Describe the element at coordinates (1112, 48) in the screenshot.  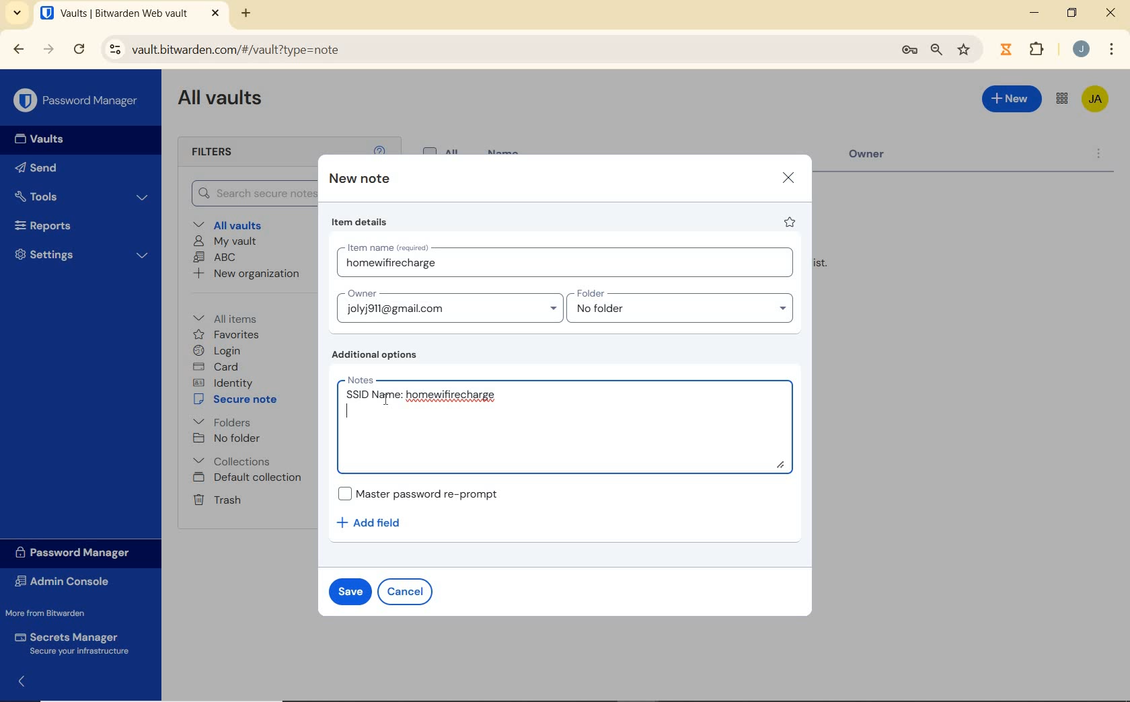
I see `More Options` at that location.